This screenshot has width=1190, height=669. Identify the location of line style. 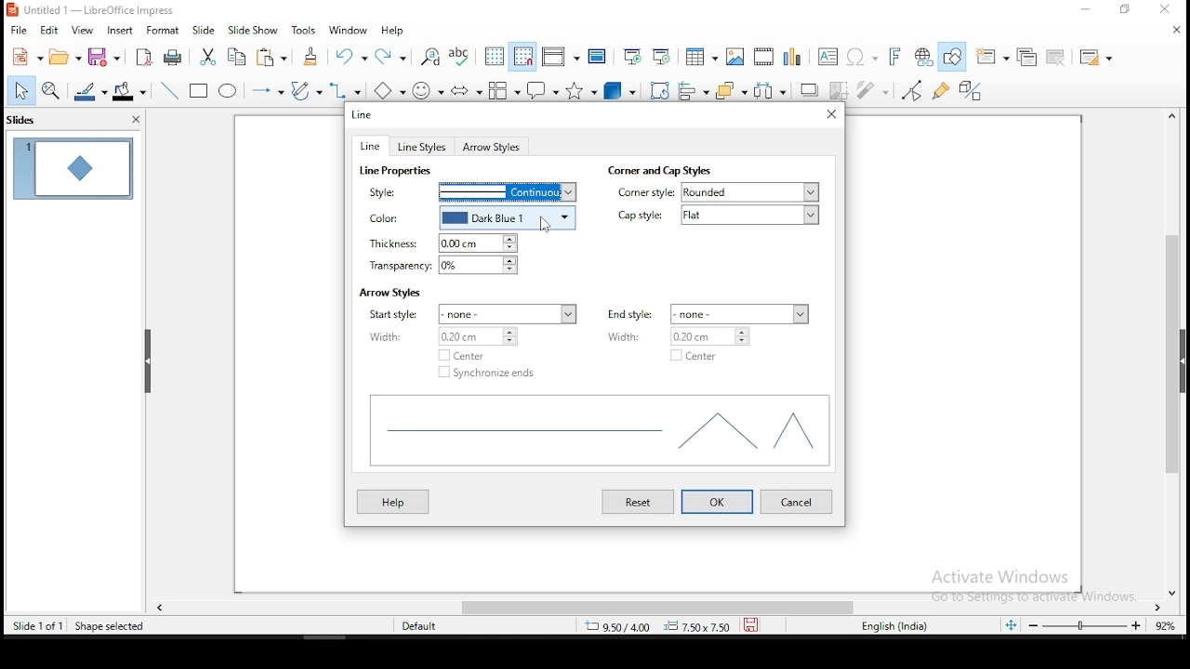
(398, 191).